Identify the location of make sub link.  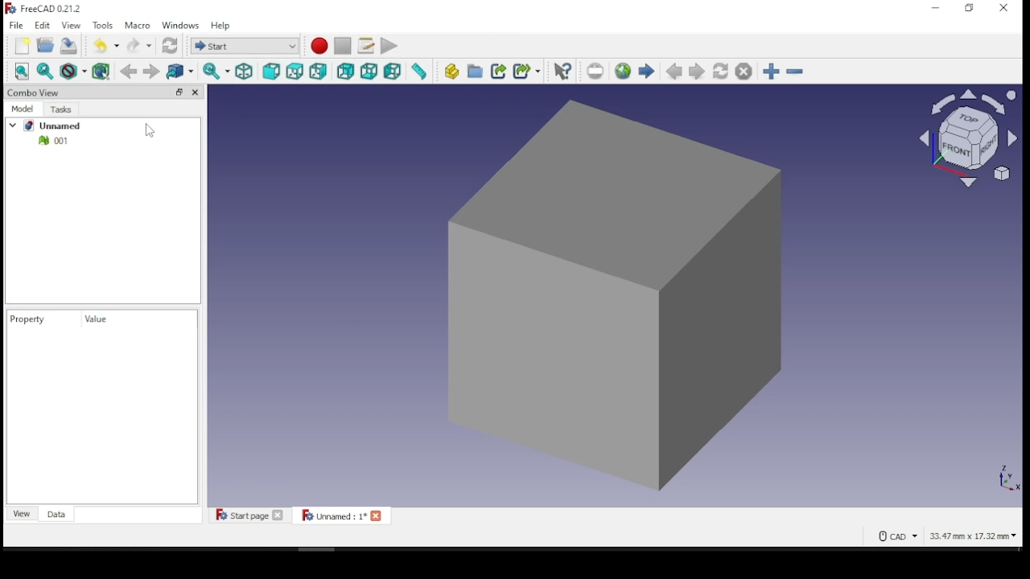
(527, 71).